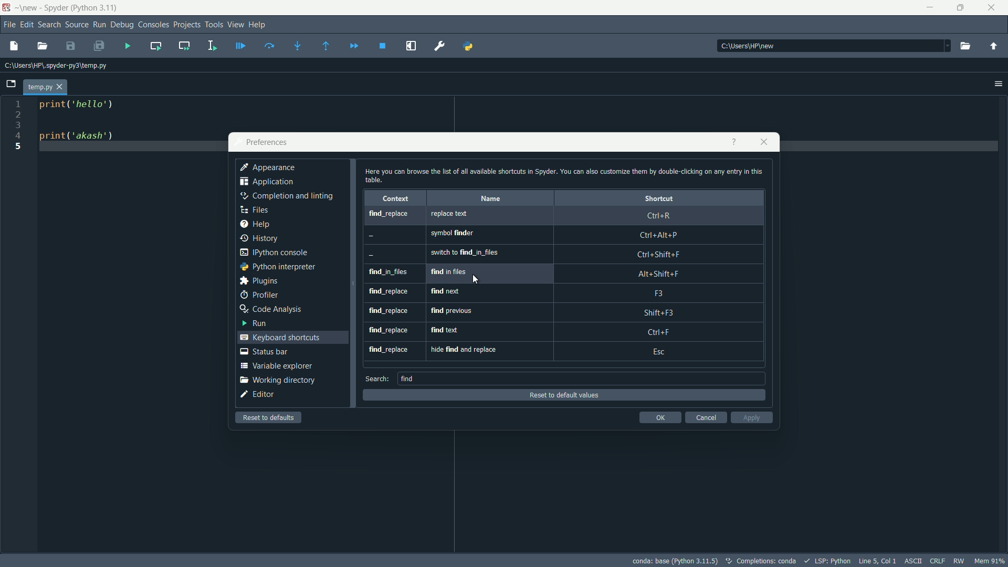  What do you see at coordinates (71, 46) in the screenshot?
I see `save file` at bounding box center [71, 46].